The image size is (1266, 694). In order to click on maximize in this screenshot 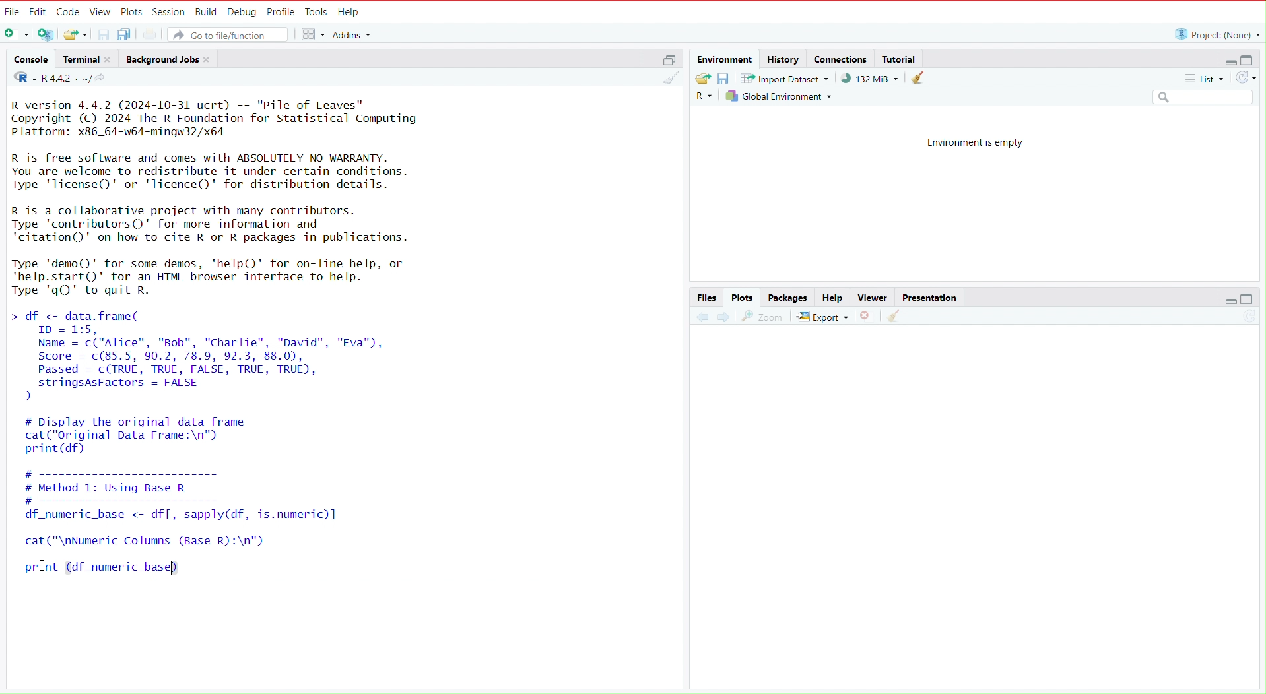, I will do `click(1254, 299)`.